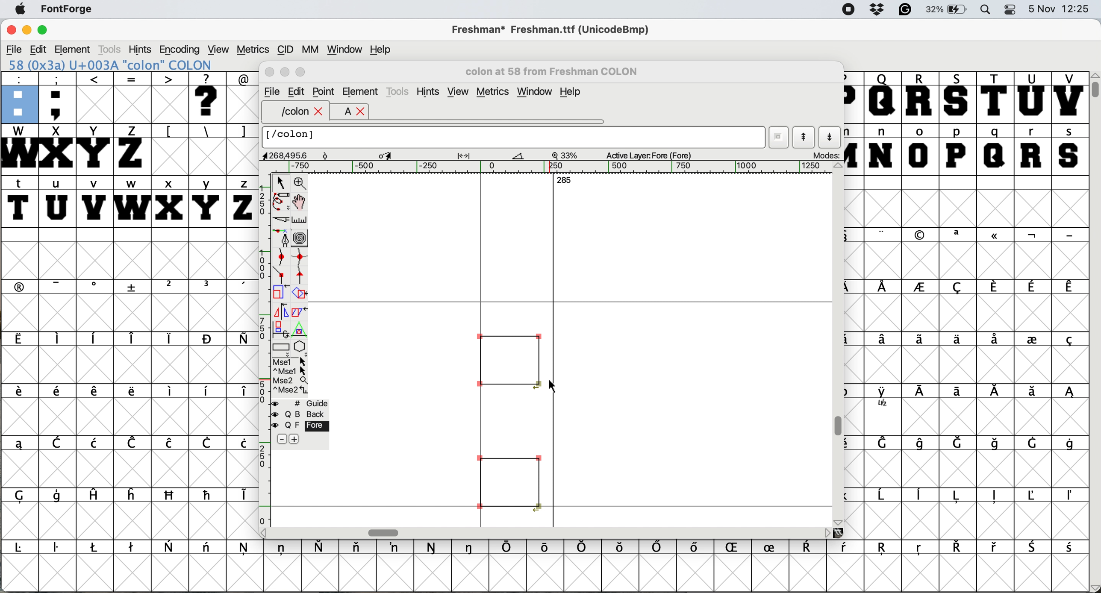 The image size is (1101, 593). Describe the element at coordinates (883, 235) in the screenshot. I see `symbol` at that location.